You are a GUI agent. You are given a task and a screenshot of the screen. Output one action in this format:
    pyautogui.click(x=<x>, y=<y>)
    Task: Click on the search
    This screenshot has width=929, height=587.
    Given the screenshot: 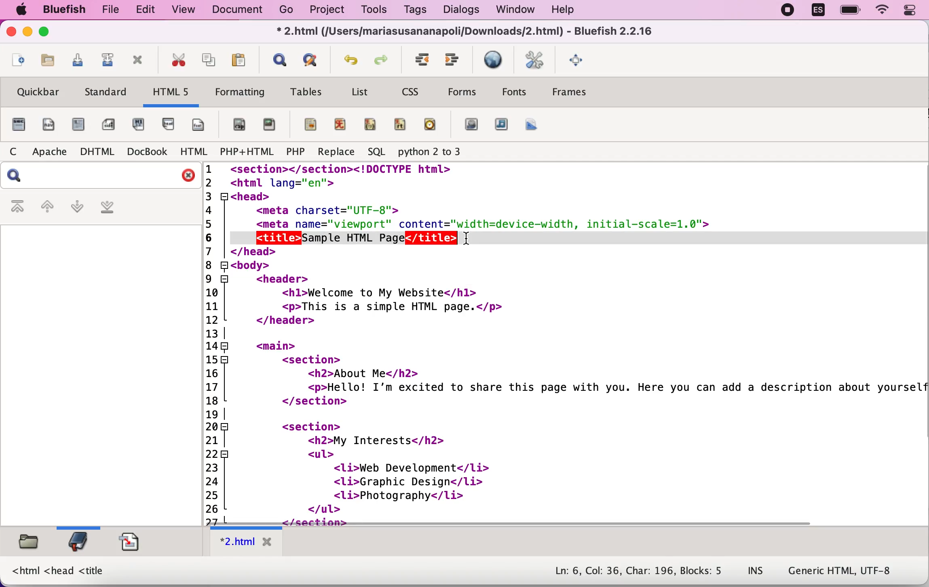 What is the action you would take?
    pyautogui.click(x=100, y=176)
    